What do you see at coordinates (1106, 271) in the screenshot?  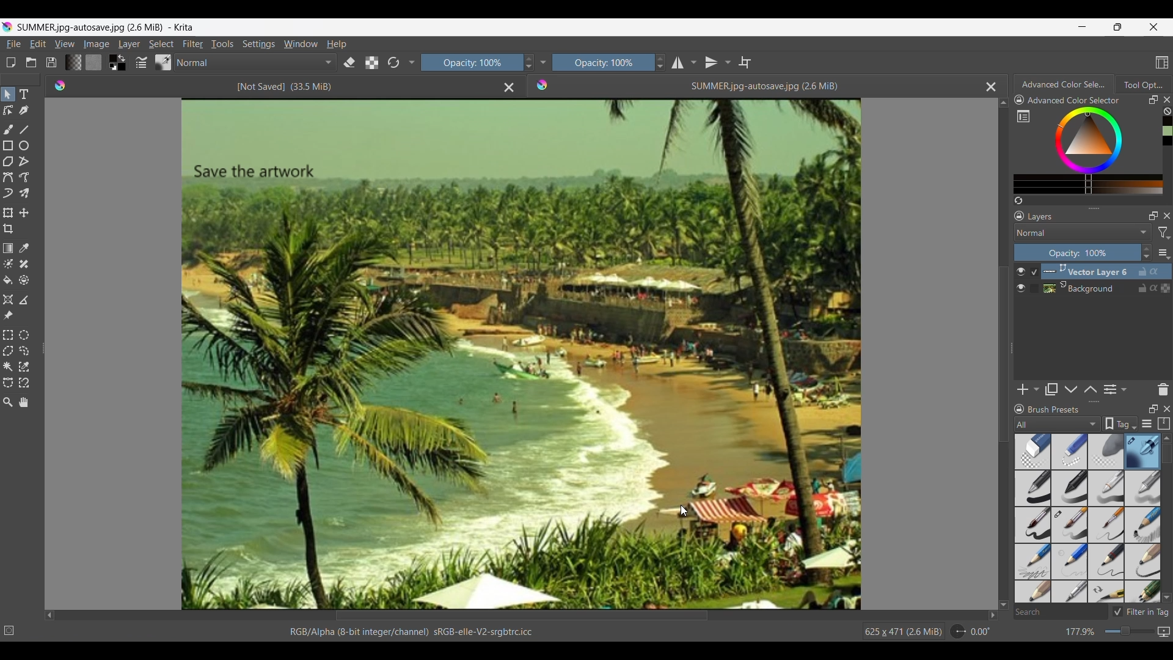 I see `Vector layer` at bounding box center [1106, 271].